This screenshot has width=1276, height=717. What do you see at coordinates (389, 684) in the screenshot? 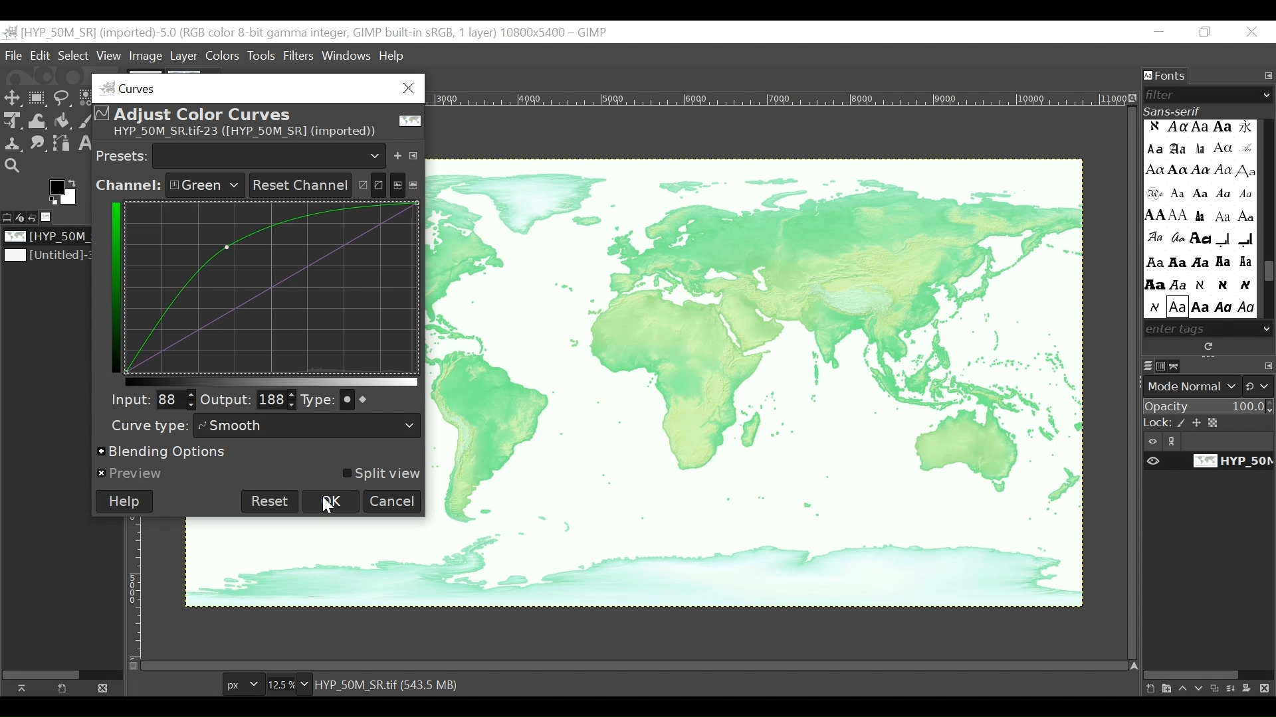
I see `HYP 0M SR TIF (543.5 MB)` at bounding box center [389, 684].